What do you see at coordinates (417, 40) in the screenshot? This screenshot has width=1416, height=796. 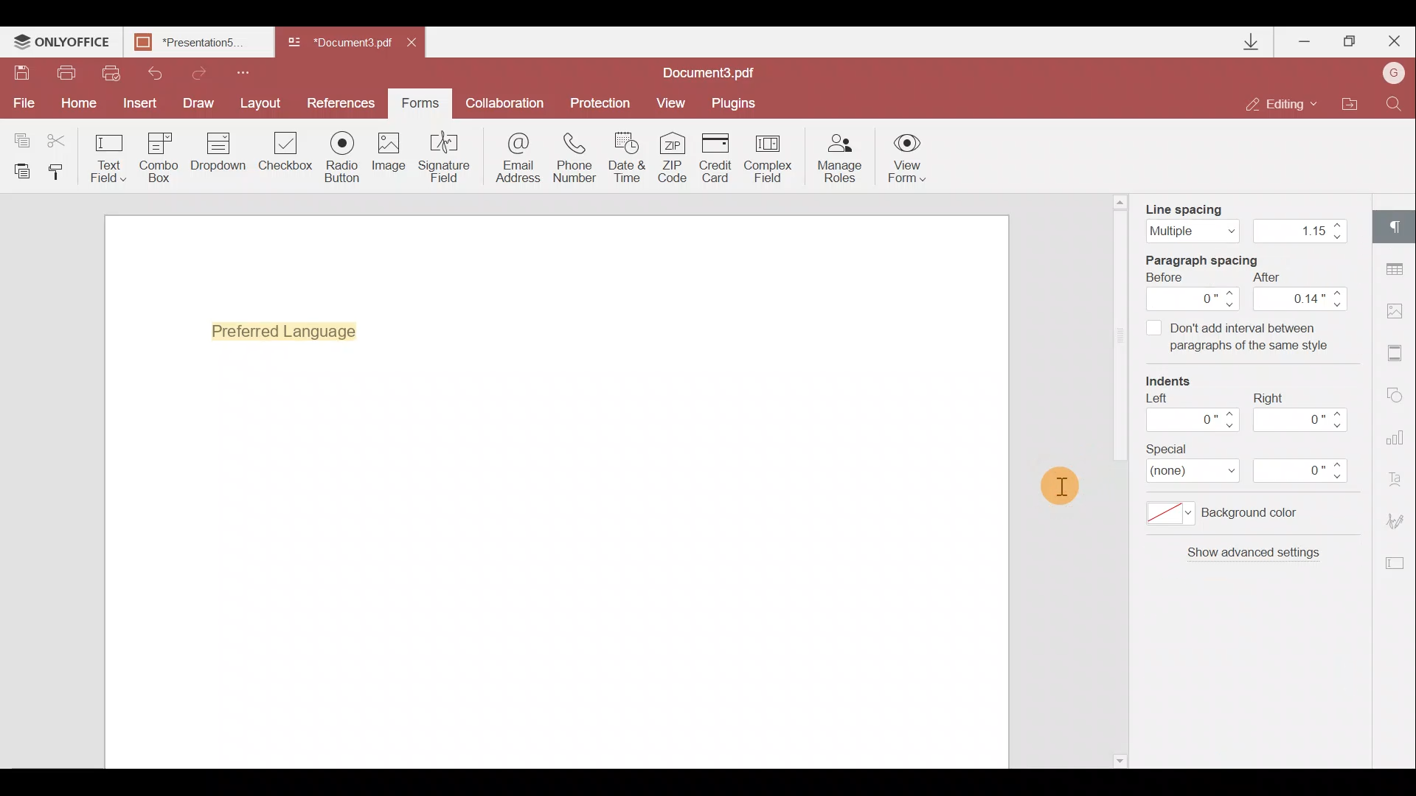 I see `Close` at bounding box center [417, 40].